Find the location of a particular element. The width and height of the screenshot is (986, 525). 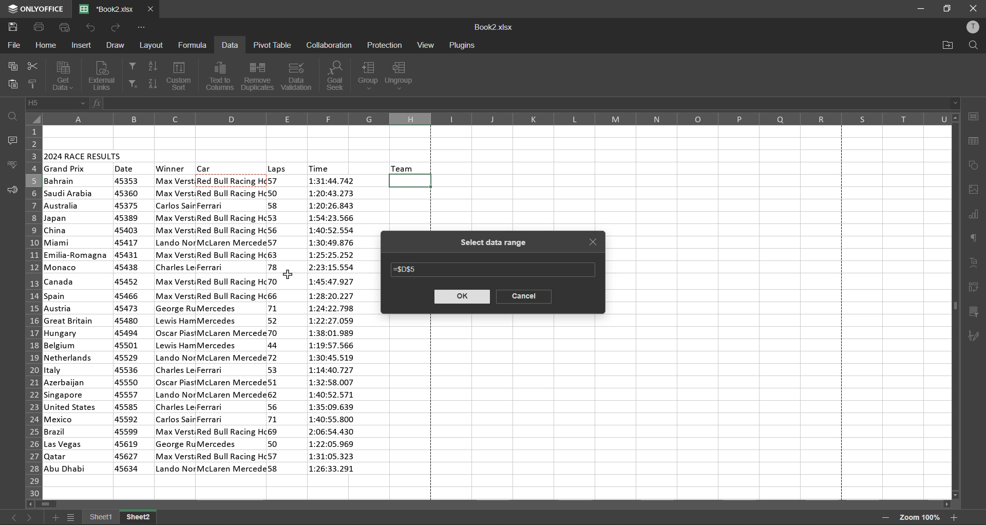

cursor is located at coordinates (289, 276).